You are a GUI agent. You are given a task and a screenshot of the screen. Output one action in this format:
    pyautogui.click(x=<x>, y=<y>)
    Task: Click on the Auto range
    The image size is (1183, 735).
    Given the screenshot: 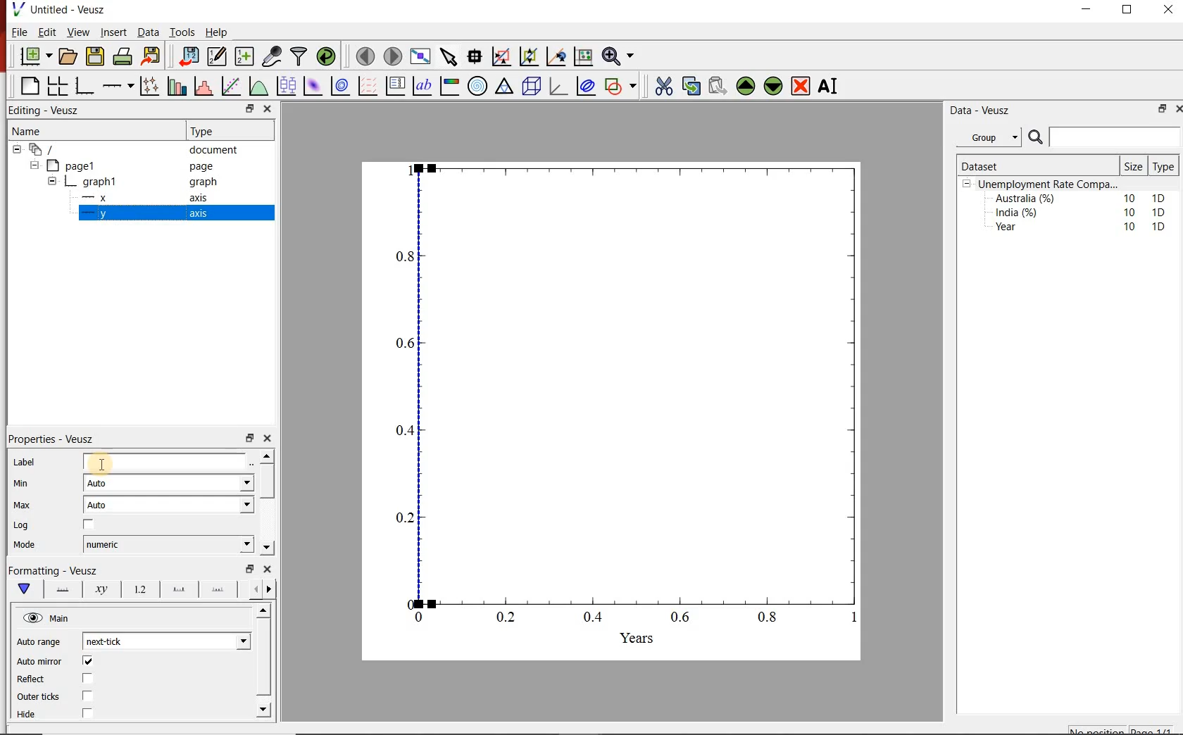 What is the action you would take?
    pyautogui.click(x=41, y=643)
    